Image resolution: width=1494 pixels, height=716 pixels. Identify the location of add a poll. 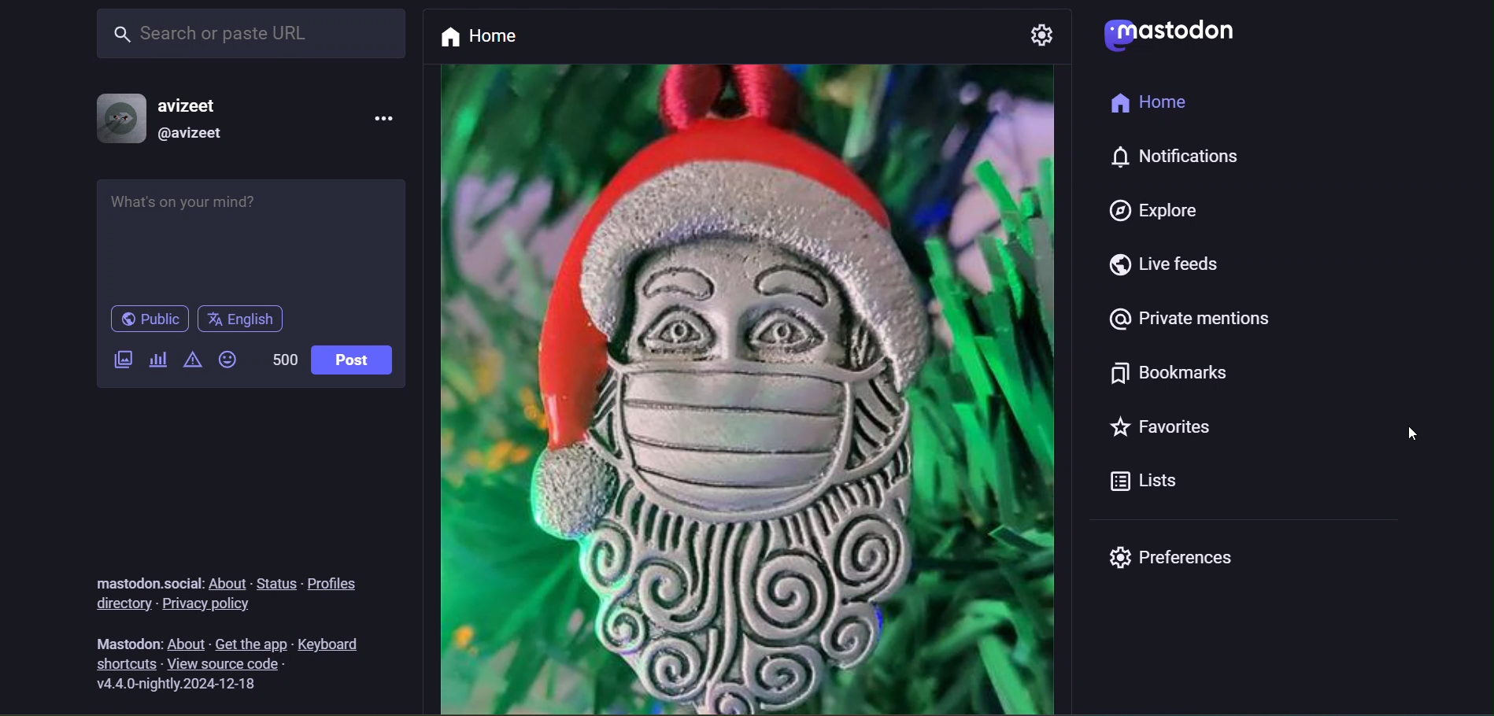
(156, 355).